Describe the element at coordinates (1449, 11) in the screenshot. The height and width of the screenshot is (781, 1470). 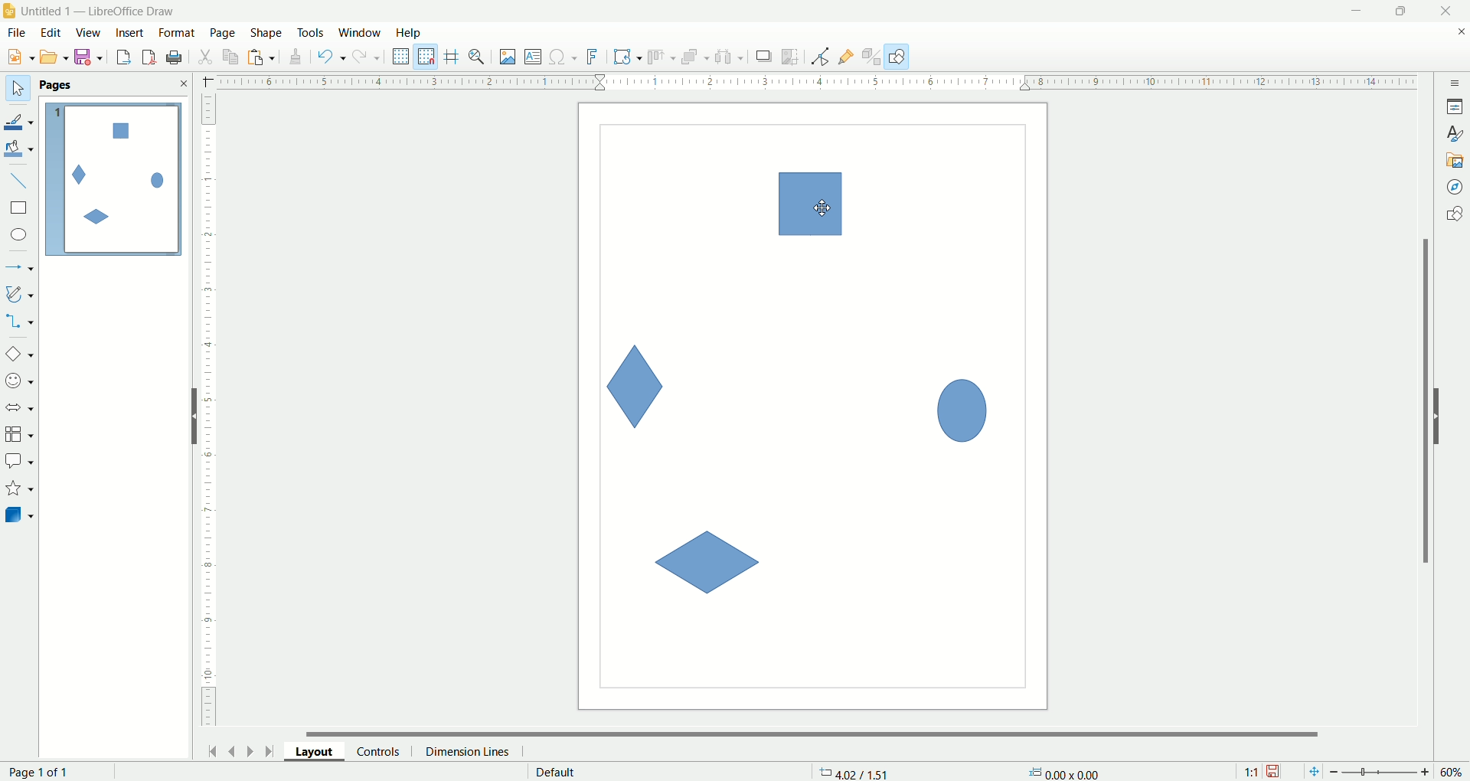
I see `close` at that location.